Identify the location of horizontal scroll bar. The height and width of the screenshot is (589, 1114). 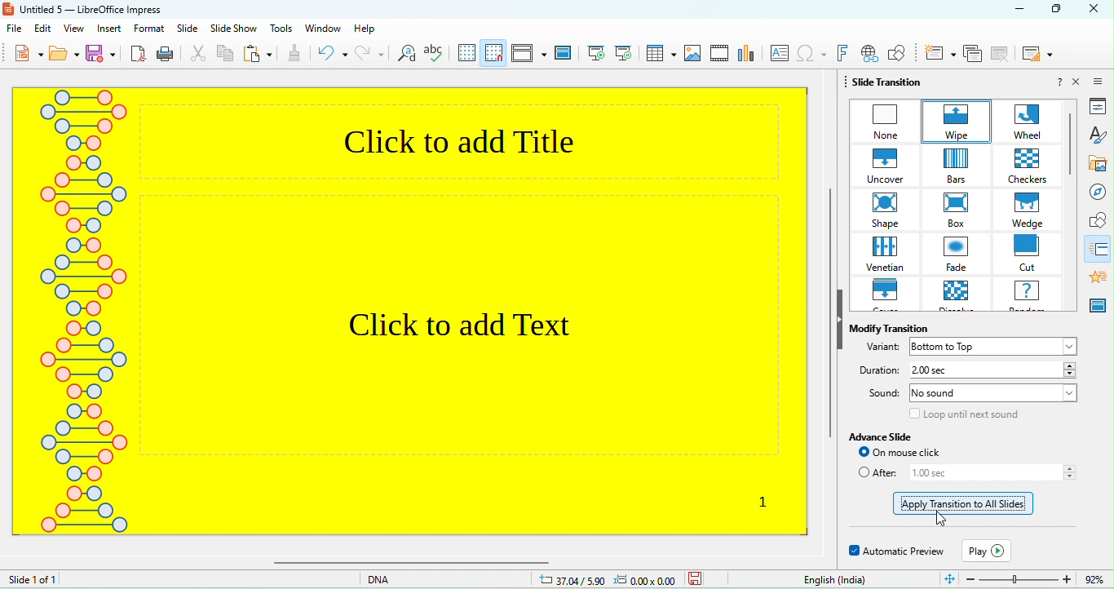
(539, 564).